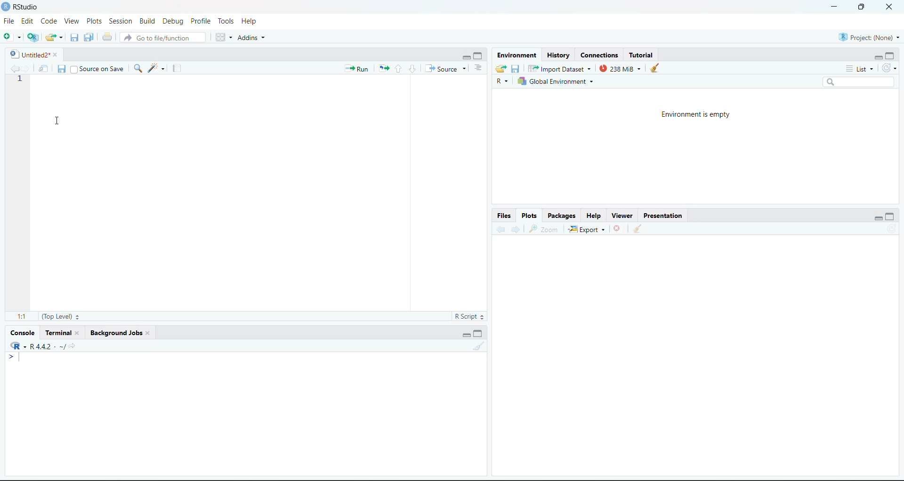  What do you see at coordinates (862, 6) in the screenshot?
I see `resize` at bounding box center [862, 6].